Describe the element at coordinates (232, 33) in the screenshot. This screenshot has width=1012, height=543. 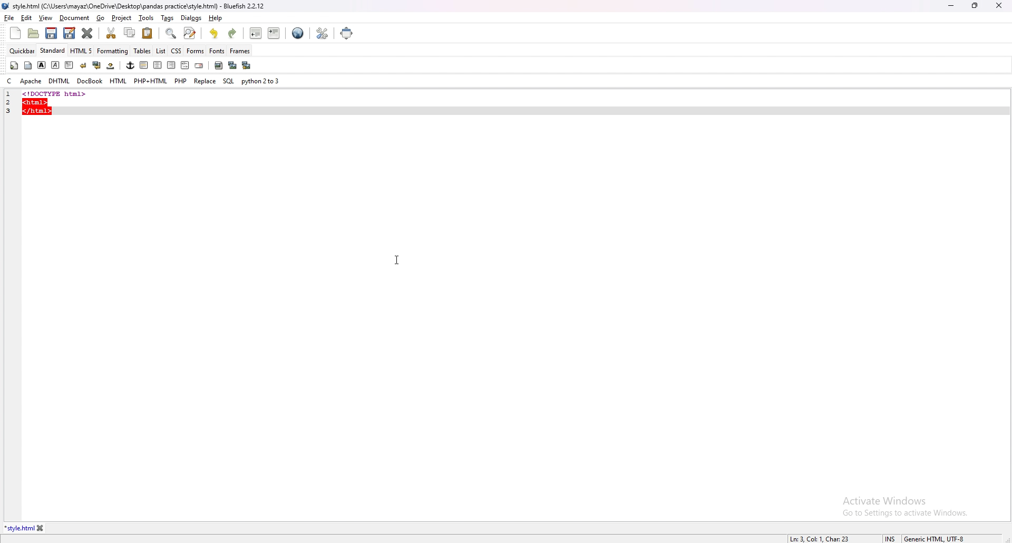
I see `redo` at that location.